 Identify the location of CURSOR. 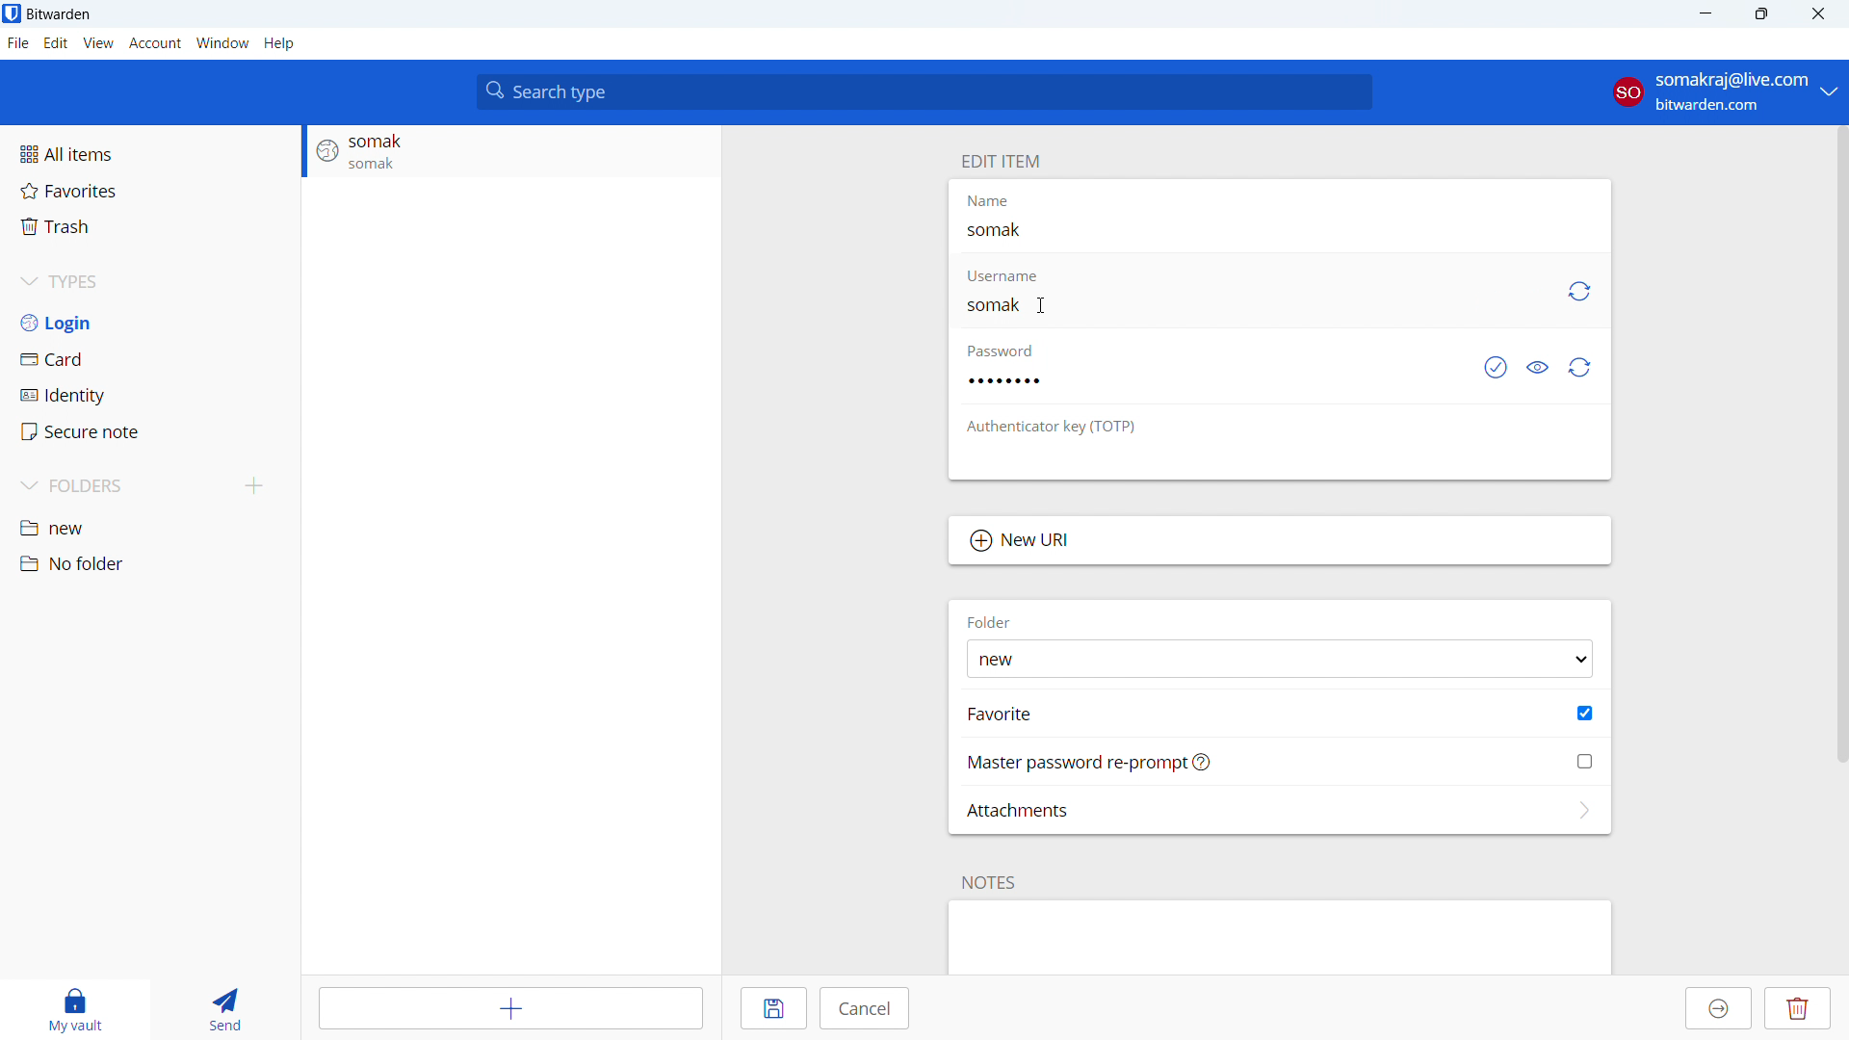
(1045, 302).